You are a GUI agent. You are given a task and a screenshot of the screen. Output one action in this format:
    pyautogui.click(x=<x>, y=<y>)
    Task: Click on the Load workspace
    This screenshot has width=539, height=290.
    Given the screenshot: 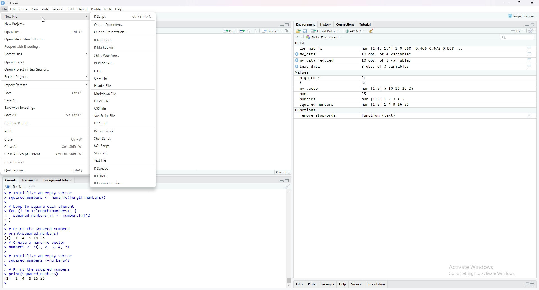 What is the action you would take?
    pyautogui.click(x=297, y=31)
    